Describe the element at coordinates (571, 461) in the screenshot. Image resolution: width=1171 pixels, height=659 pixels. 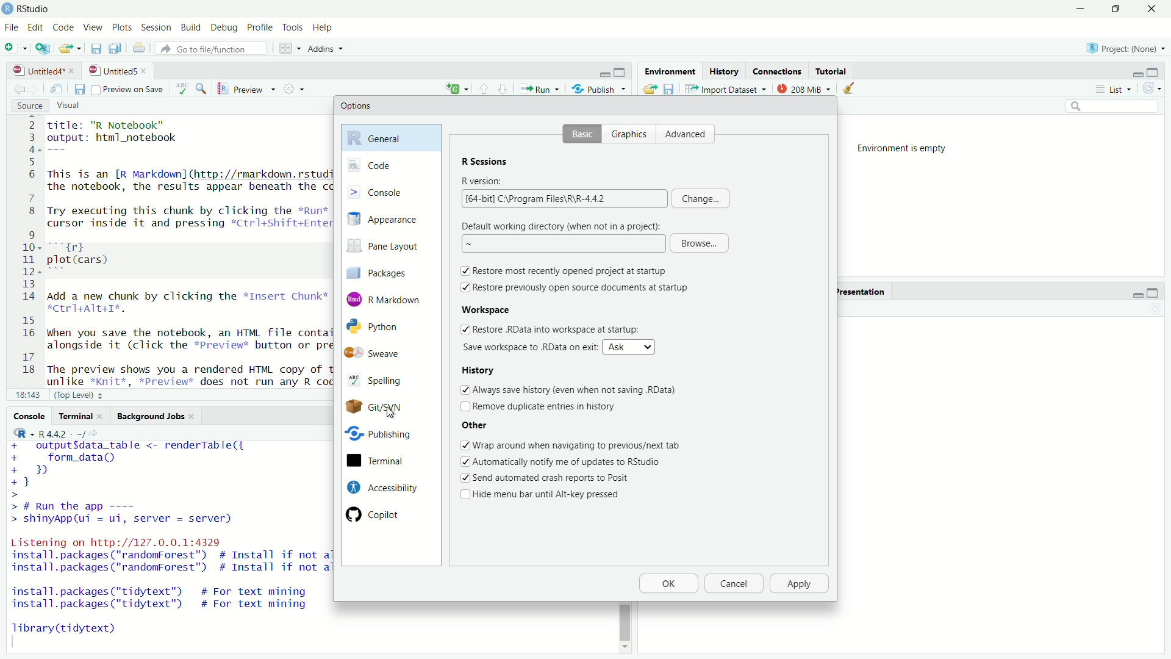
I see `Automatically notify me of updates to RStudio` at that location.